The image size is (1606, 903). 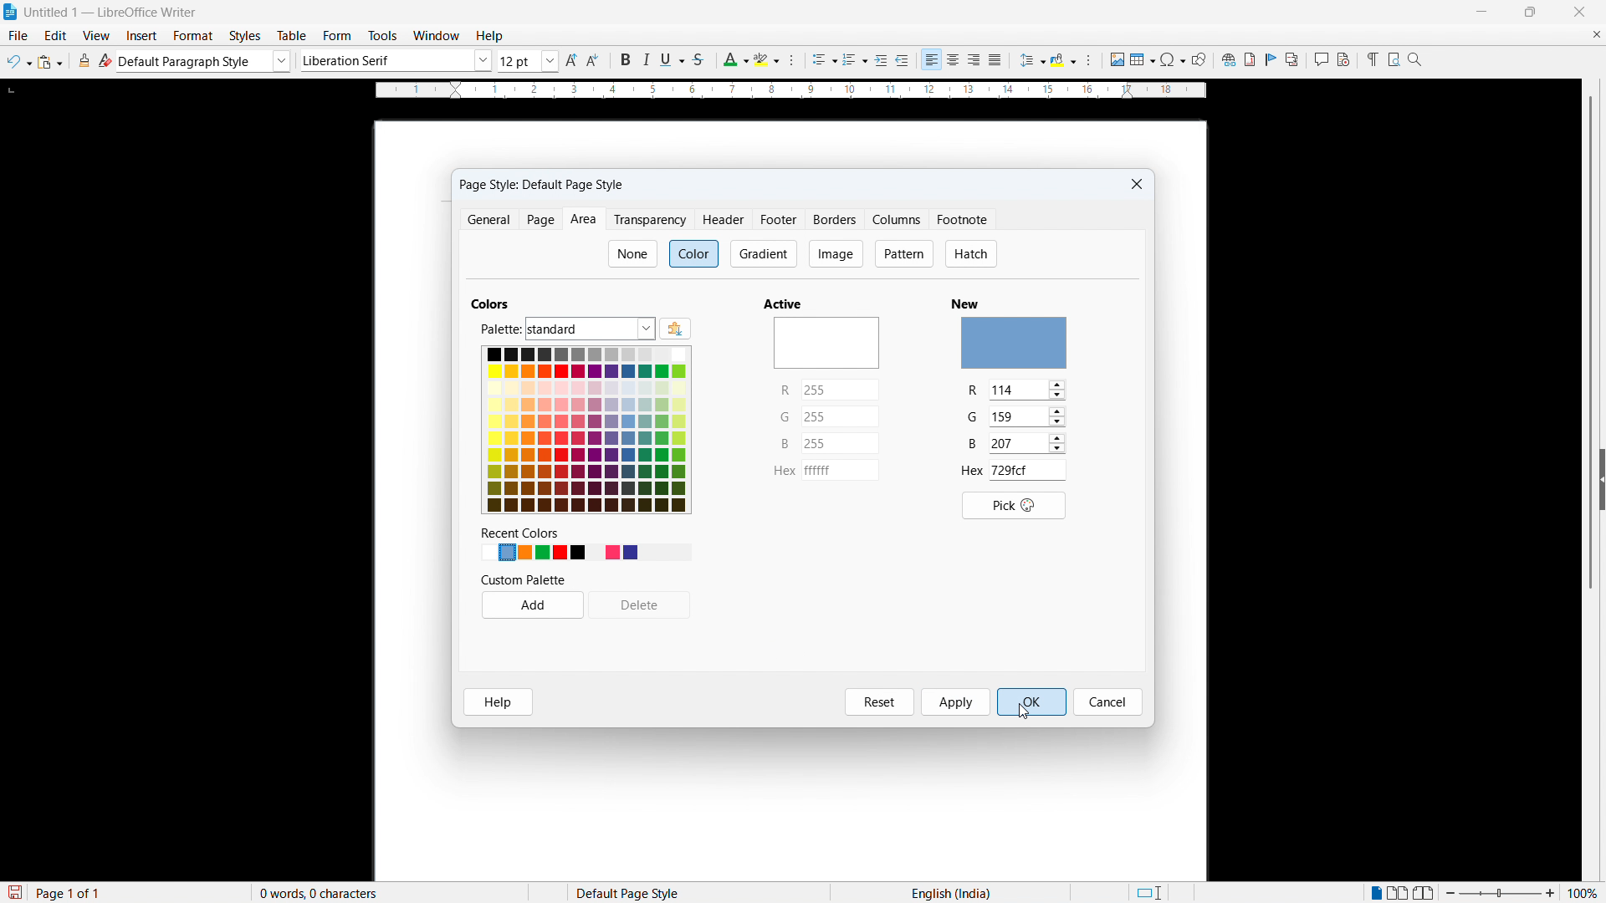 I want to click on G, so click(x=973, y=416).